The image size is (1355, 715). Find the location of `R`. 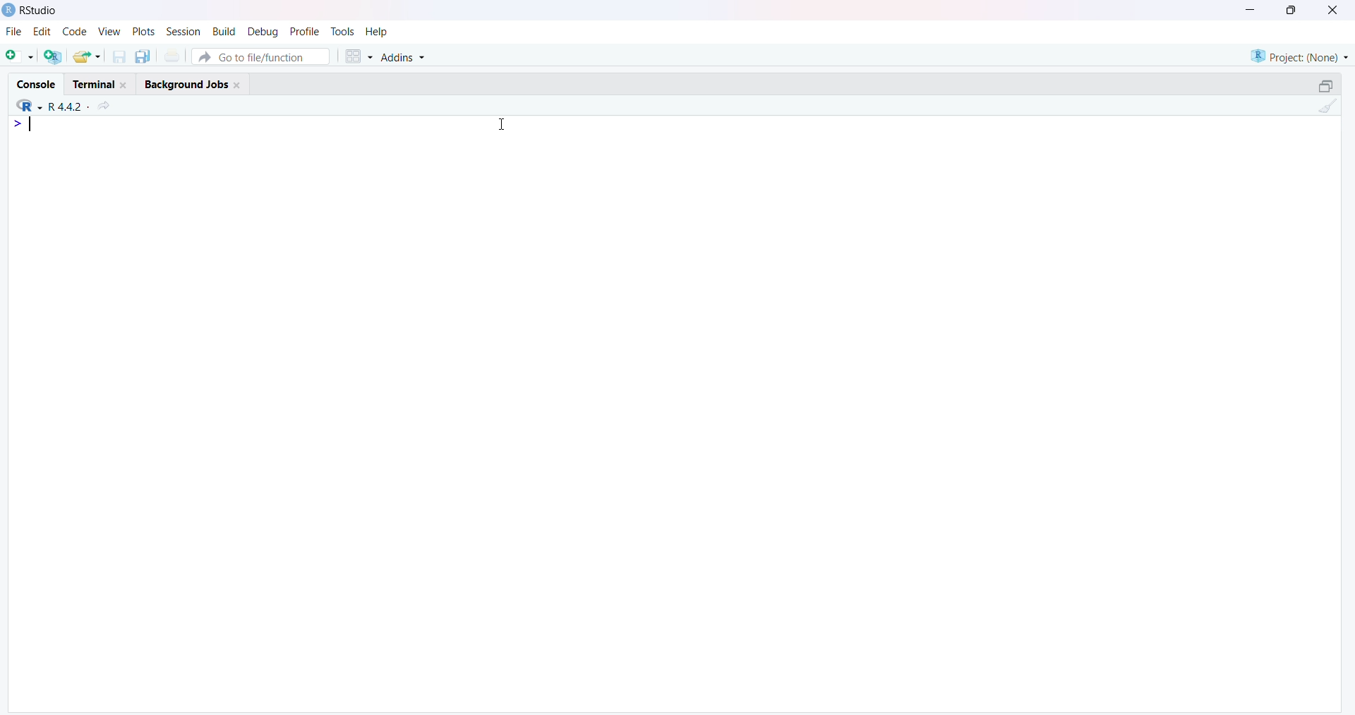

R is located at coordinates (24, 105).